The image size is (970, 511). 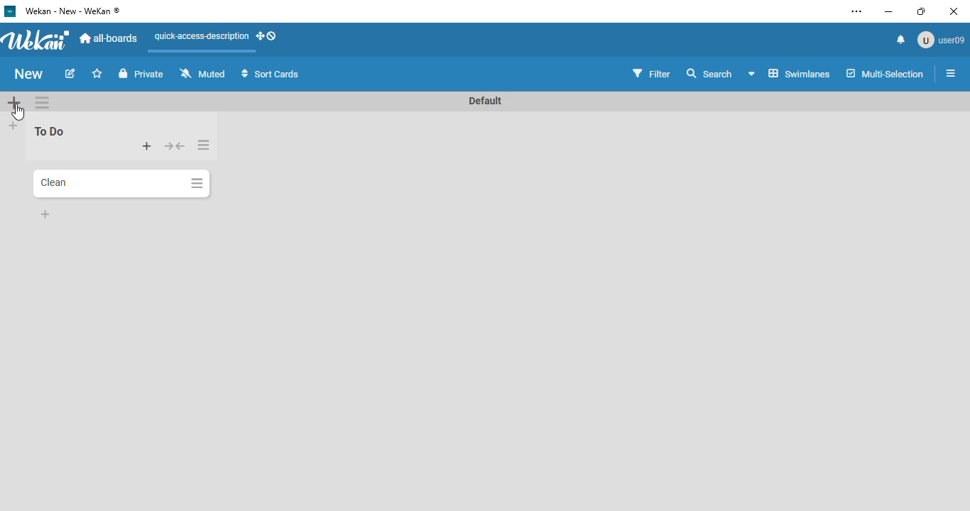 I want to click on board name, so click(x=28, y=73).